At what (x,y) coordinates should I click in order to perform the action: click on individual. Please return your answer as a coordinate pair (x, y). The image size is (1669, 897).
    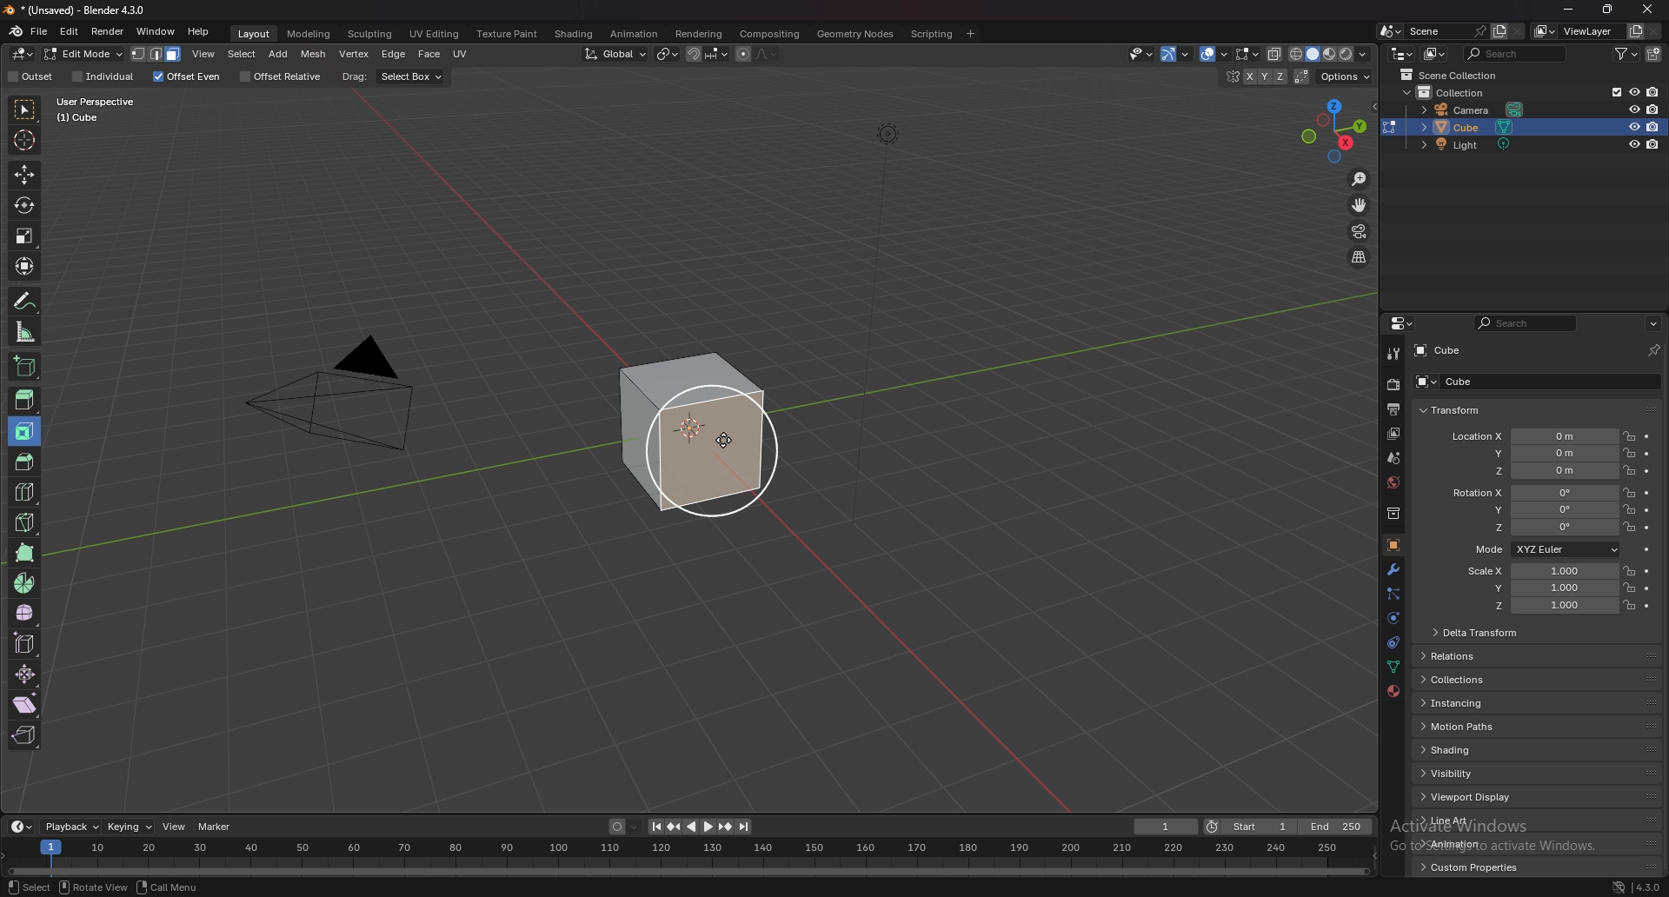
    Looking at the image, I should click on (104, 76).